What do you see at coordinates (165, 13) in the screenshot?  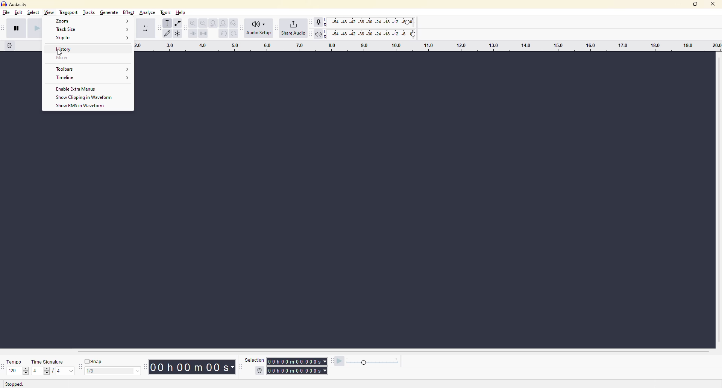 I see `tools` at bounding box center [165, 13].